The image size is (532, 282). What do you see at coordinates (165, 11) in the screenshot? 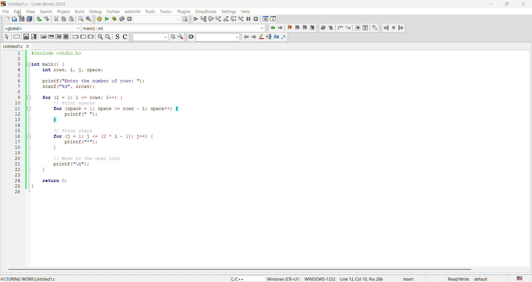
I see `tools+` at bounding box center [165, 11].